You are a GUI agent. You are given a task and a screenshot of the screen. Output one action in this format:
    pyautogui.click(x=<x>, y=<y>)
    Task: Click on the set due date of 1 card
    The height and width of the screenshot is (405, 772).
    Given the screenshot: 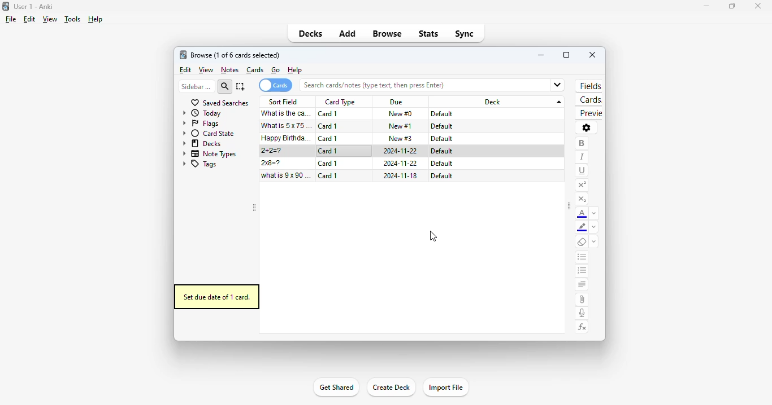 What is the action you would take?
    pyautogui.click(x=216, y=297)
    